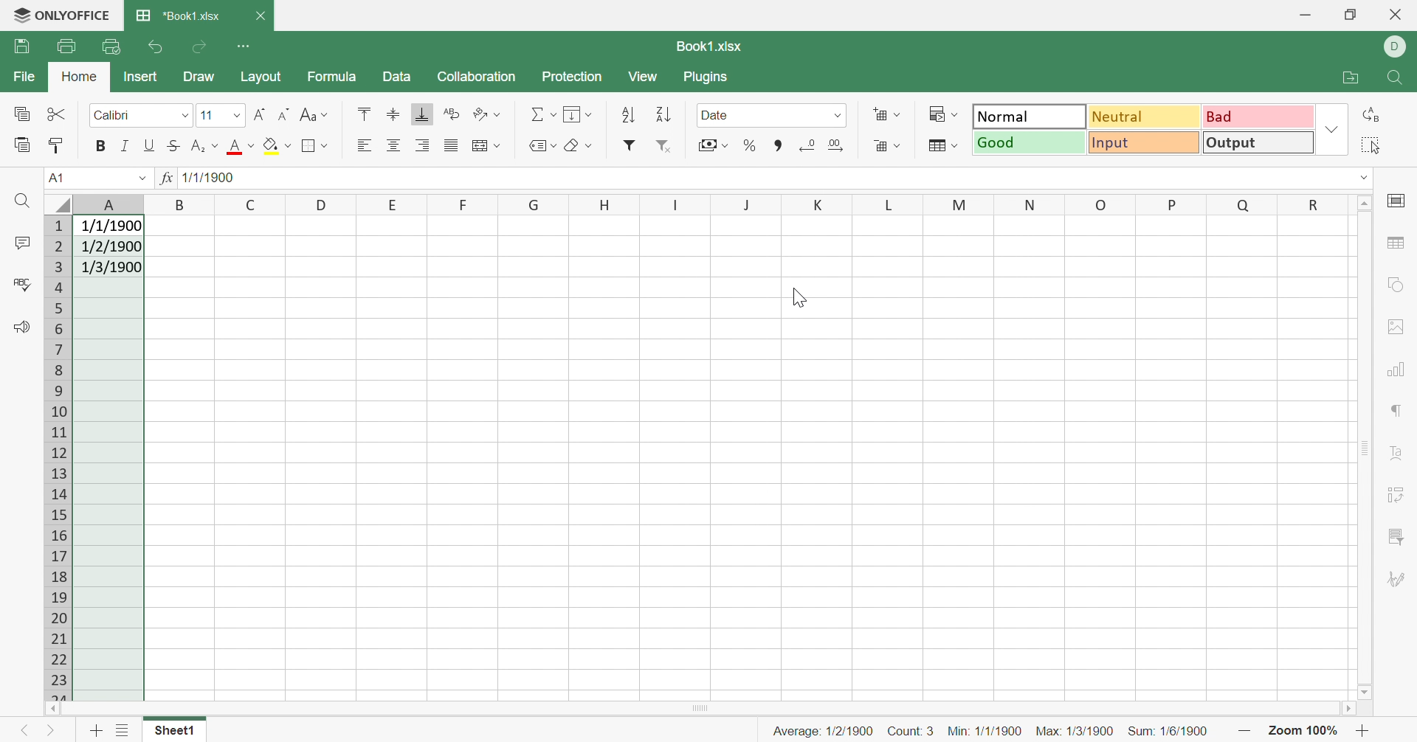  What do you see at coordinates (711, 45) in the screenshot?
I see `Book1.xlsx` at bounding box center [711, 45].